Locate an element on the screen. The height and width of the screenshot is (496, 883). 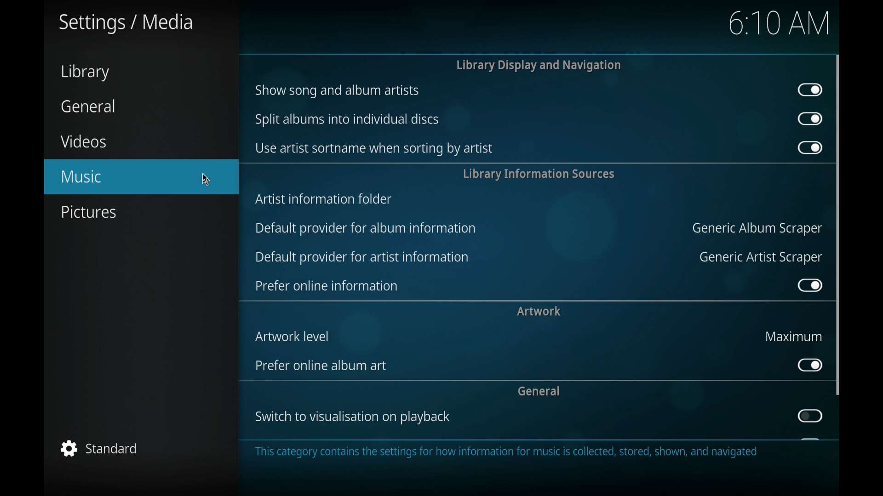
videos is located at coordinates (83, 141).